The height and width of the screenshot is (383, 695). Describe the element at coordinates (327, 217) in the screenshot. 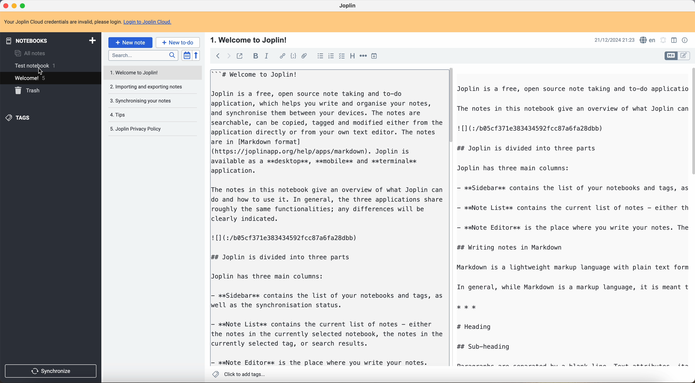

I see `body text` at that location.